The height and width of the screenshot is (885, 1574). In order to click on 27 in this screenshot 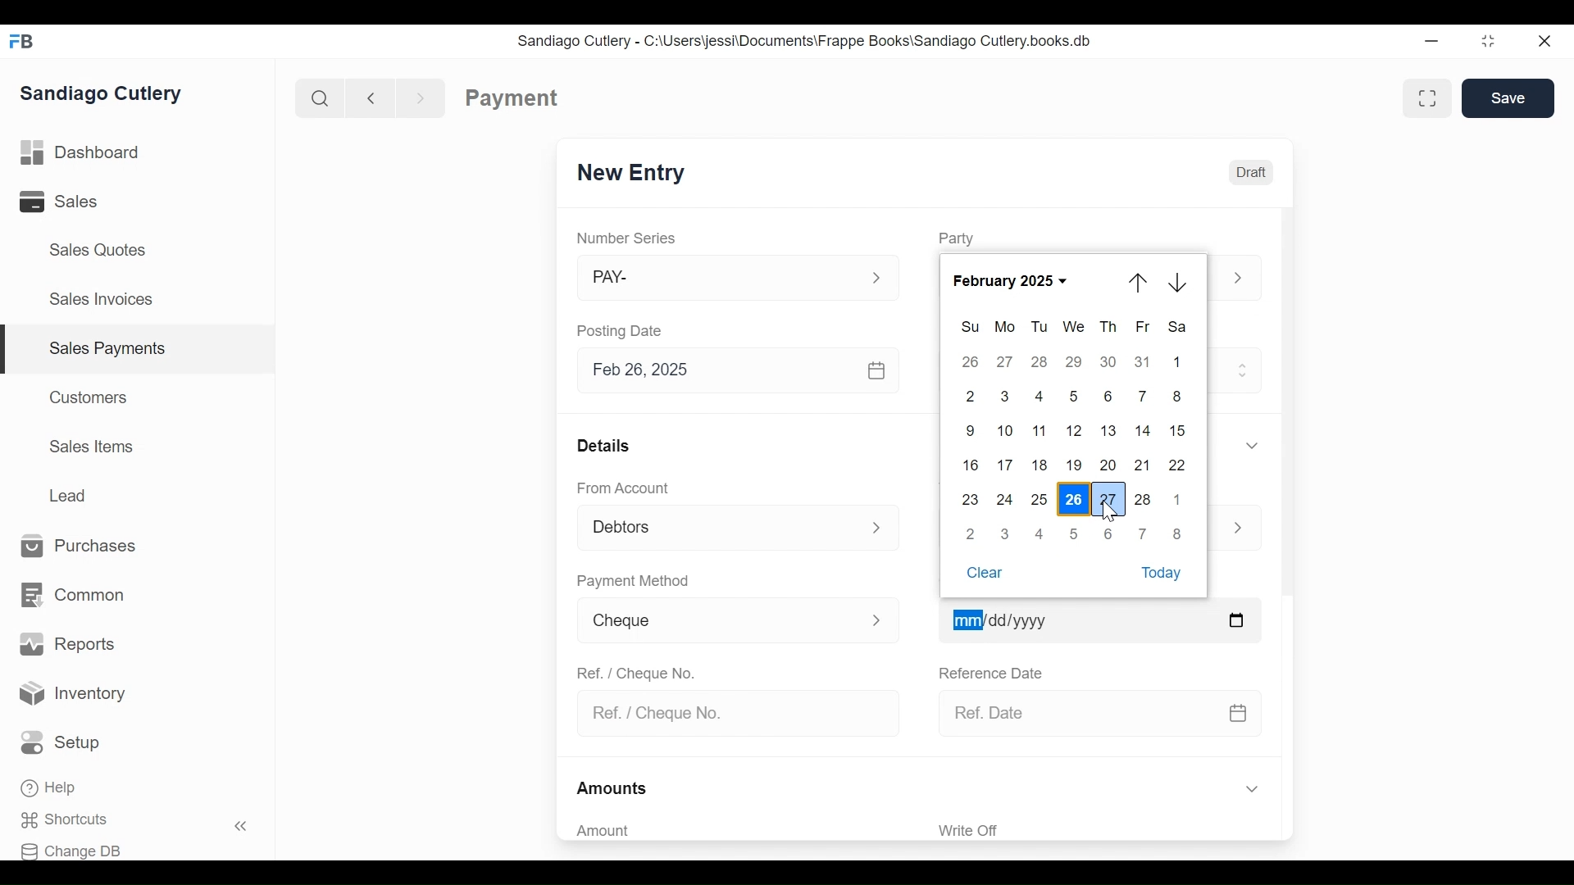, I will do `click(1112, 499)`.